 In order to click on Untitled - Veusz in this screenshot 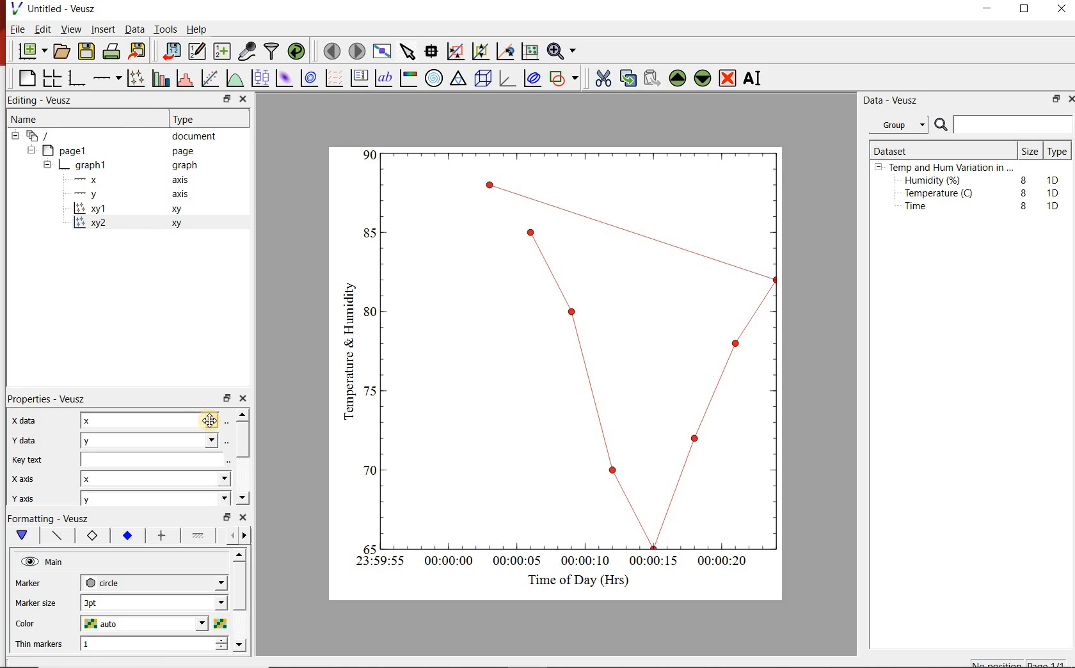, I will do `click(57, 8)`.